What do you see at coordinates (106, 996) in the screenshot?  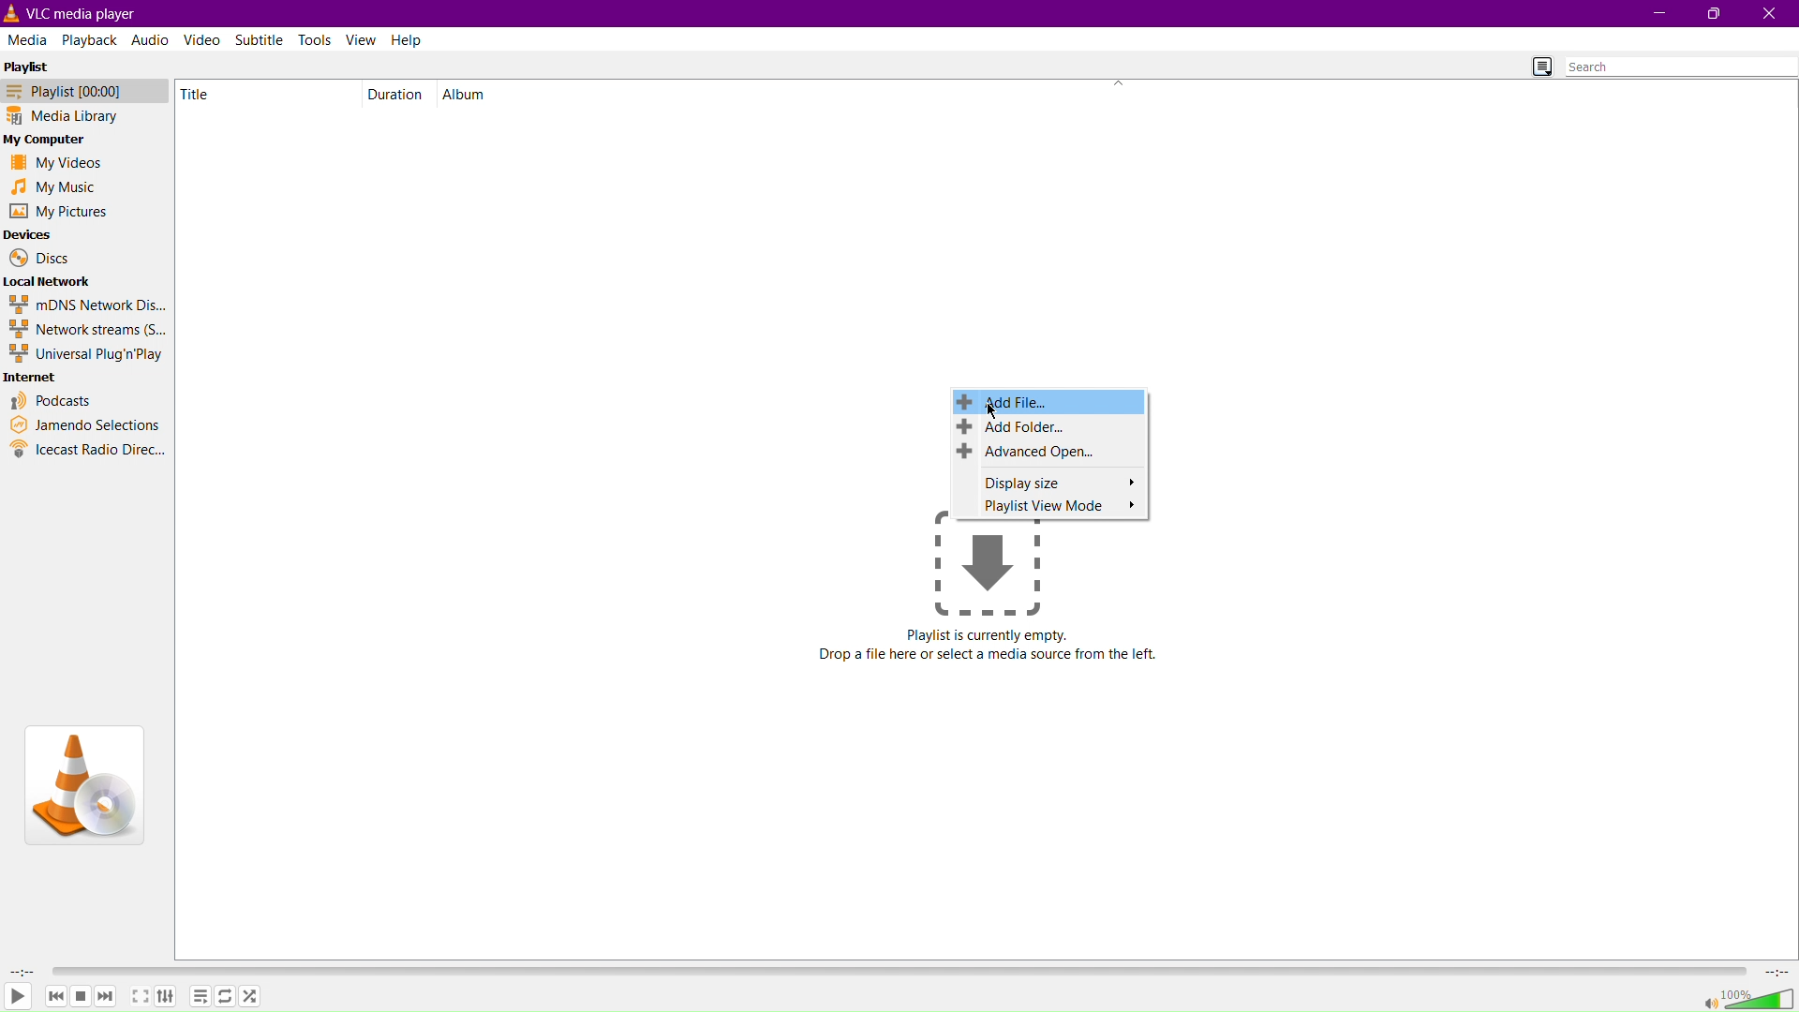 I see `Skip Forward` at bounding box center [106, 996].